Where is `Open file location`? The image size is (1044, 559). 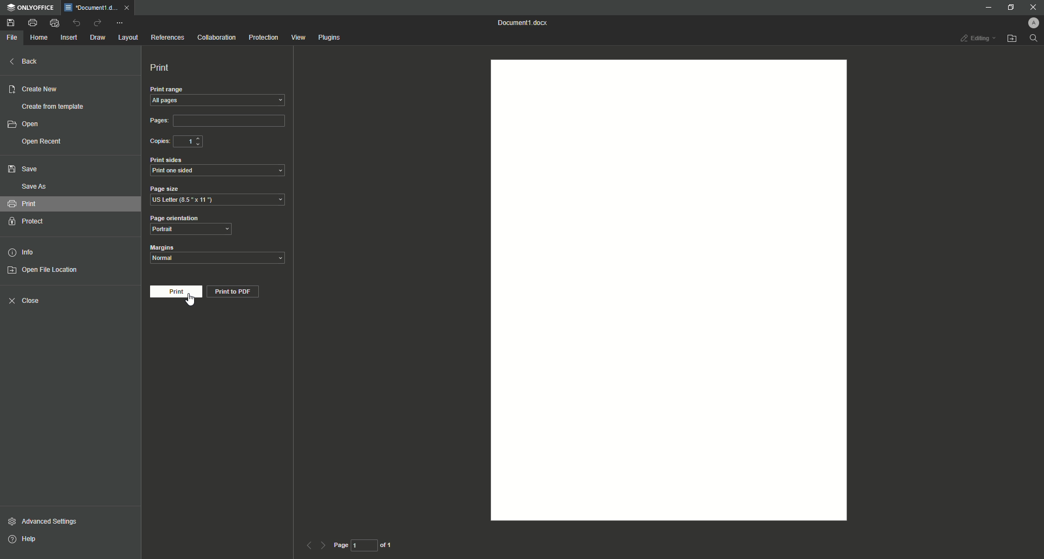 Open file location is located at coordinates (45, 271).